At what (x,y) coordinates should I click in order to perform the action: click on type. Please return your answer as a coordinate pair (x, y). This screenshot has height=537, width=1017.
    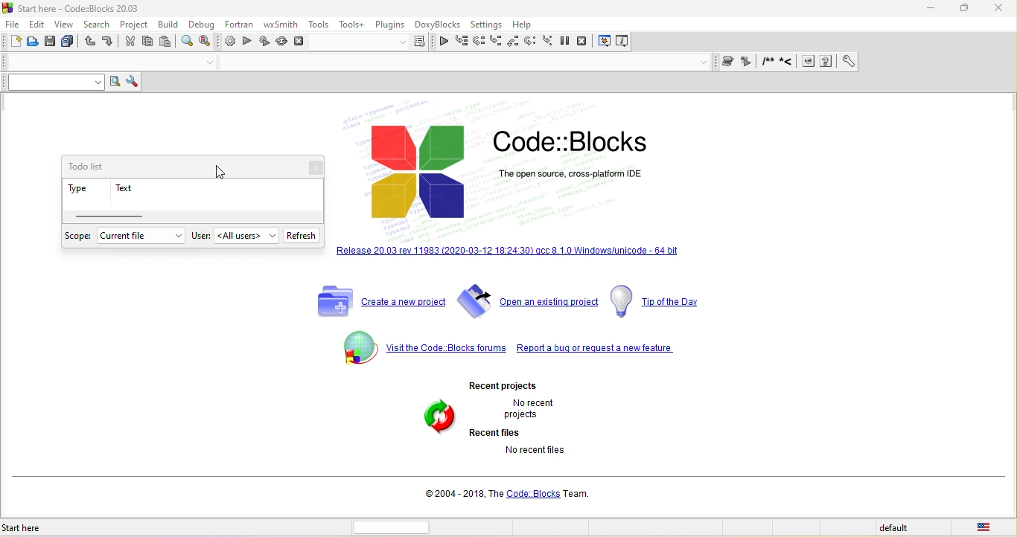
    Looking at the image, I should click on (80, 190).